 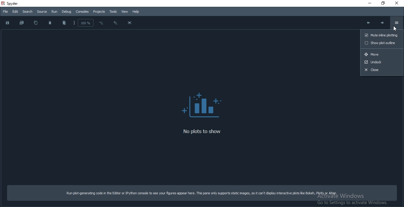 I want to click on Zoom in, so click(x=101, y=23).